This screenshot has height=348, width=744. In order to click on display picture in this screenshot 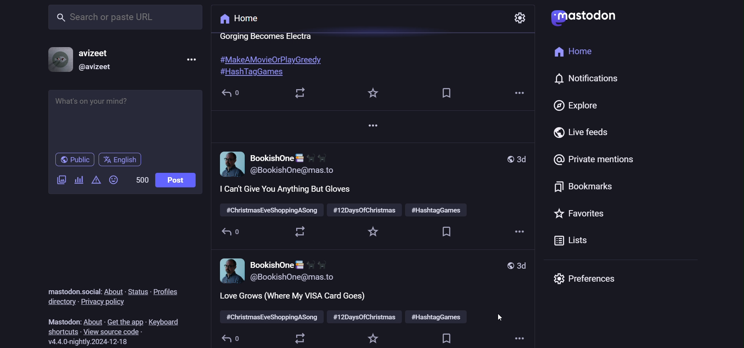, I will do `click(230, 165)`.